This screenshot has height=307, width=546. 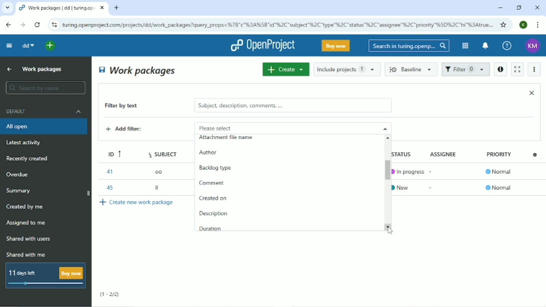 What do you see at coordinates (44, 111) in the screenshot?
I see `Default` at bounding box center [44, 111].